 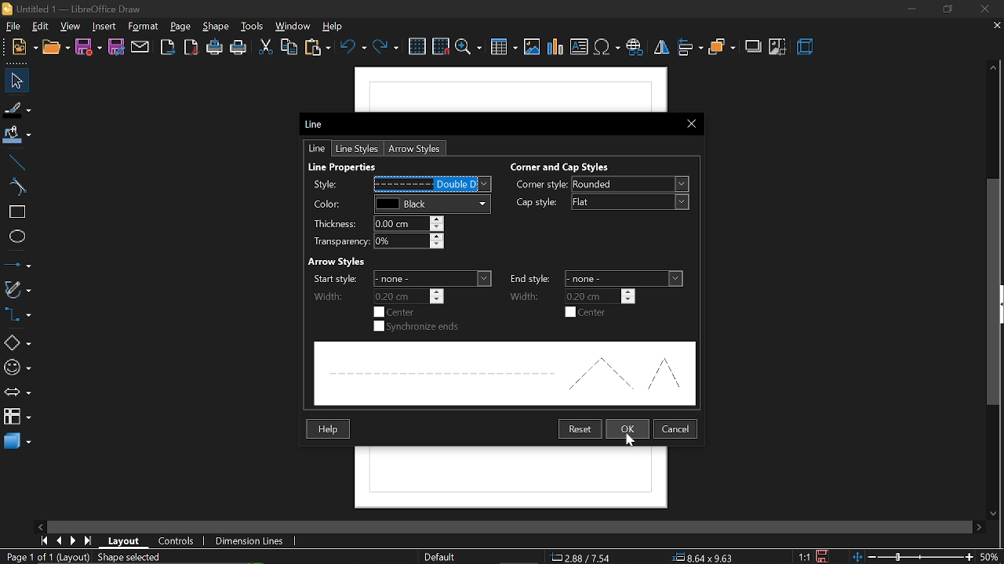 What do you see at coordinates (317, 49) in the screenshot?
I see `paste` at bounding box center [317, 49].